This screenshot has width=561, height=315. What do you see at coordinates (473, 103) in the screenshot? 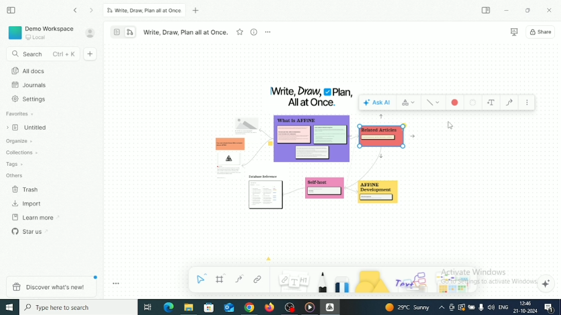
I see `Border  style` at bounding box center [473, 103].